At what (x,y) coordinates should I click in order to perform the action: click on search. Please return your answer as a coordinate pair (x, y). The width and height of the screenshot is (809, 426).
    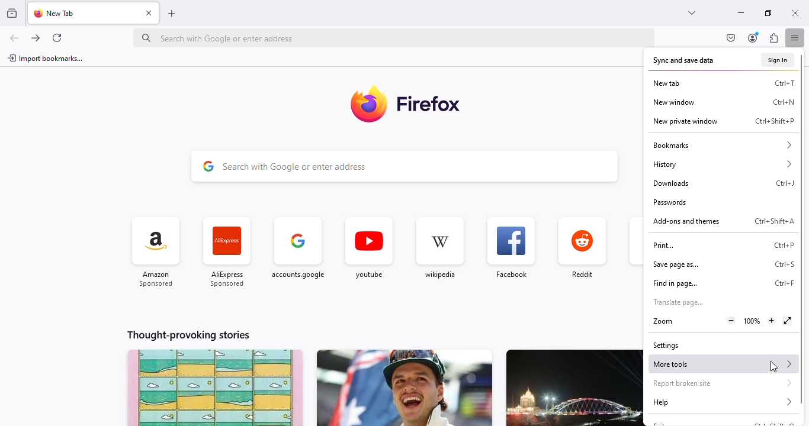
    Looking at the image, I should click on (394, 37).